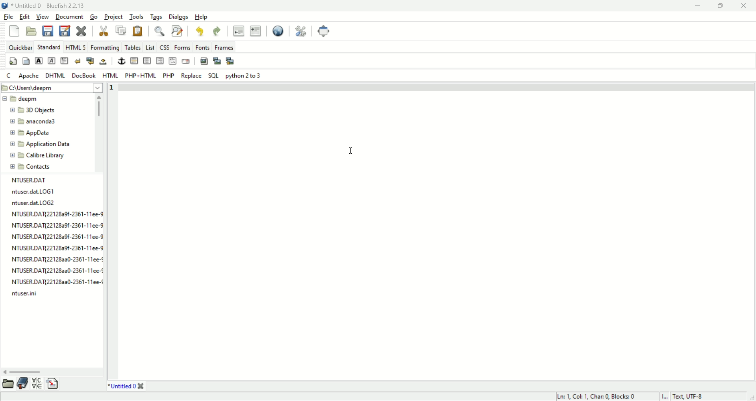 This screenshot has height=401, width=756. Describe the element at coordinates (202, 17) in the screenshot. I see `help` at that location.